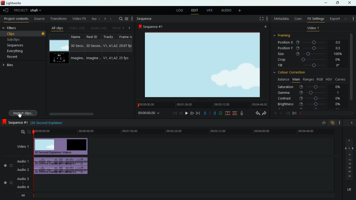 This screenshot has height=200, width=356. I want to click on gamma, so click(311, 92).